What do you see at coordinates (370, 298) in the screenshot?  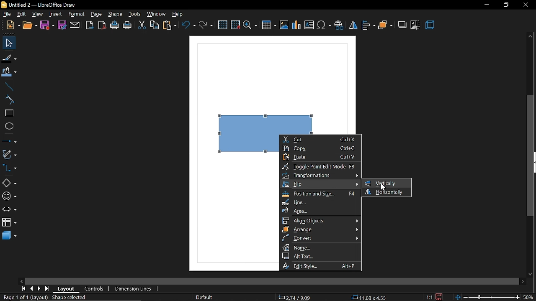 I see `11.68x4.55` at bounding box center [370, 298].